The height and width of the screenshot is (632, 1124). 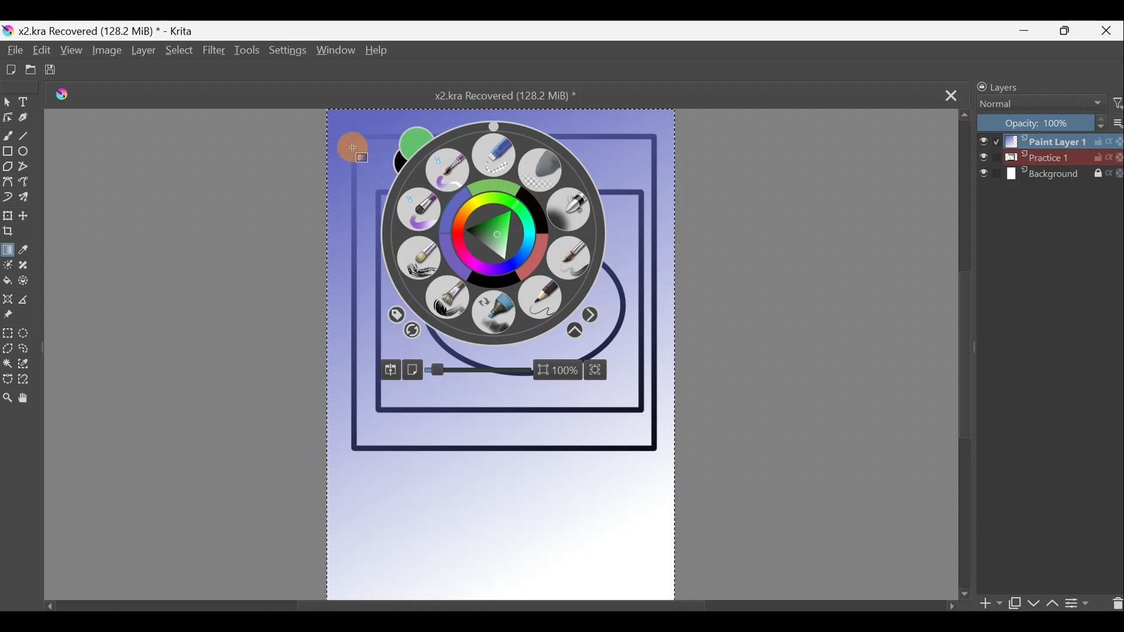 What do you see at coordinates (7, 283) in the screenshot?
I see `Fill a contiguous area of colour with colour/fill a selection` at bounding box center [7, 283].